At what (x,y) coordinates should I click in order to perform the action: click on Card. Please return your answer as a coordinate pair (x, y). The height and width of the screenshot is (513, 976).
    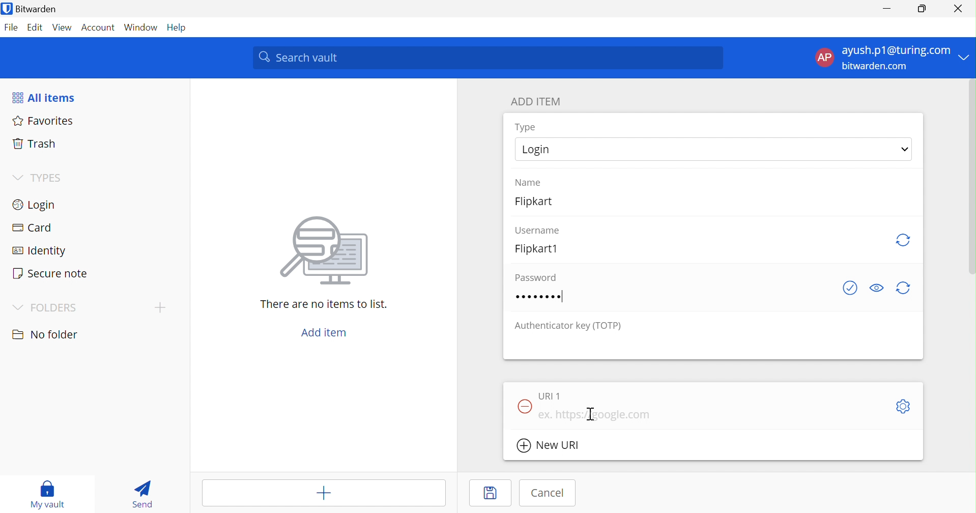
    Looking at the image, I should click on (34, 228).